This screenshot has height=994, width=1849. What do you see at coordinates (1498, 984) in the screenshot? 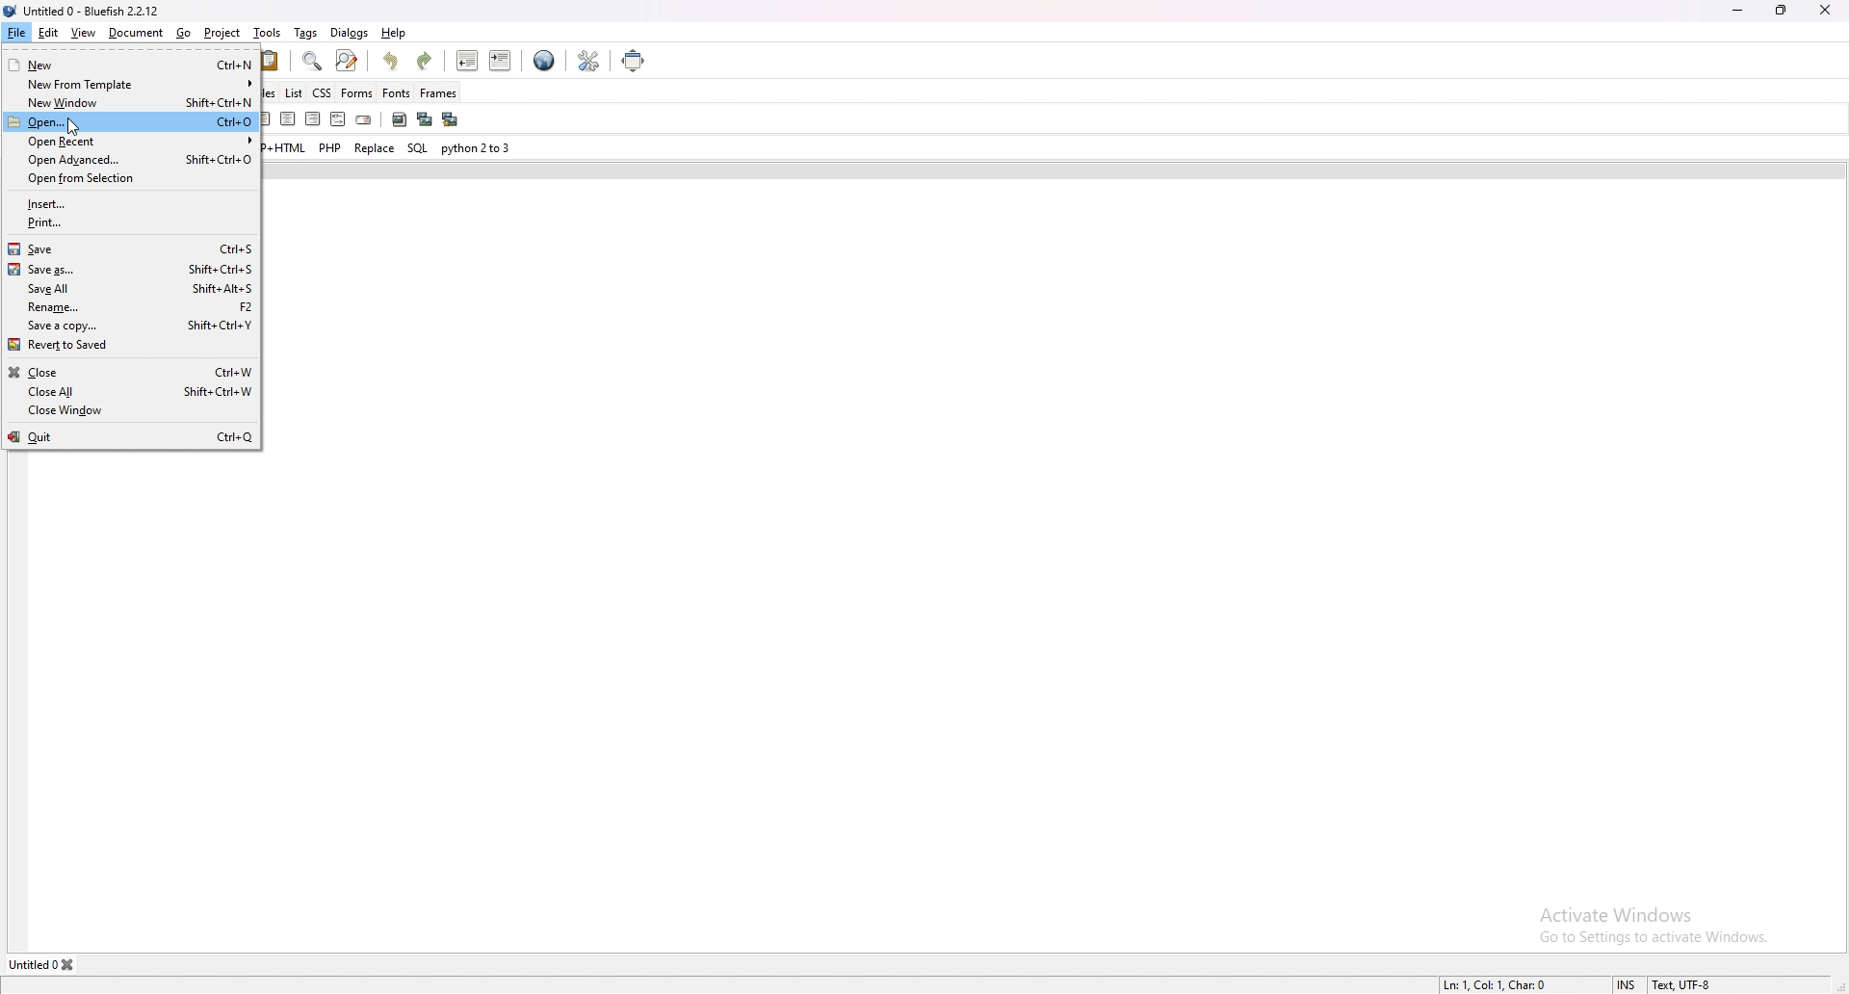
I see `Ln: 1, Col: 1, Char: 0` at bounding box center [1498, 984].